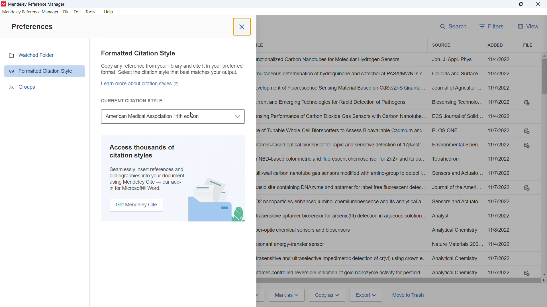 The height and width of the screenshot is (307, 547). What do you see at coordinates (327, 295) in the screenshot?
I see `Copy as ` at bounding box center [327, 295].